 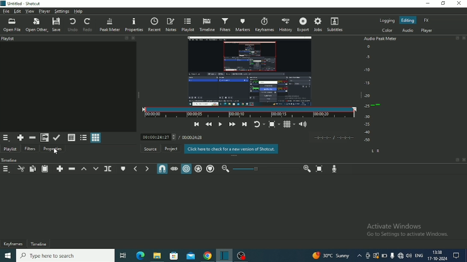 I want to click on Save, so click(x=57, y=24).